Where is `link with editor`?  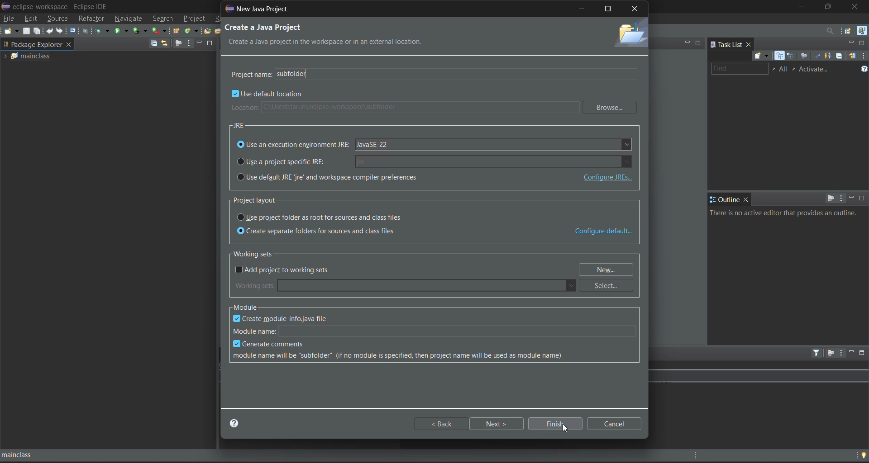 link with editor is located at coordinates (164, 43).